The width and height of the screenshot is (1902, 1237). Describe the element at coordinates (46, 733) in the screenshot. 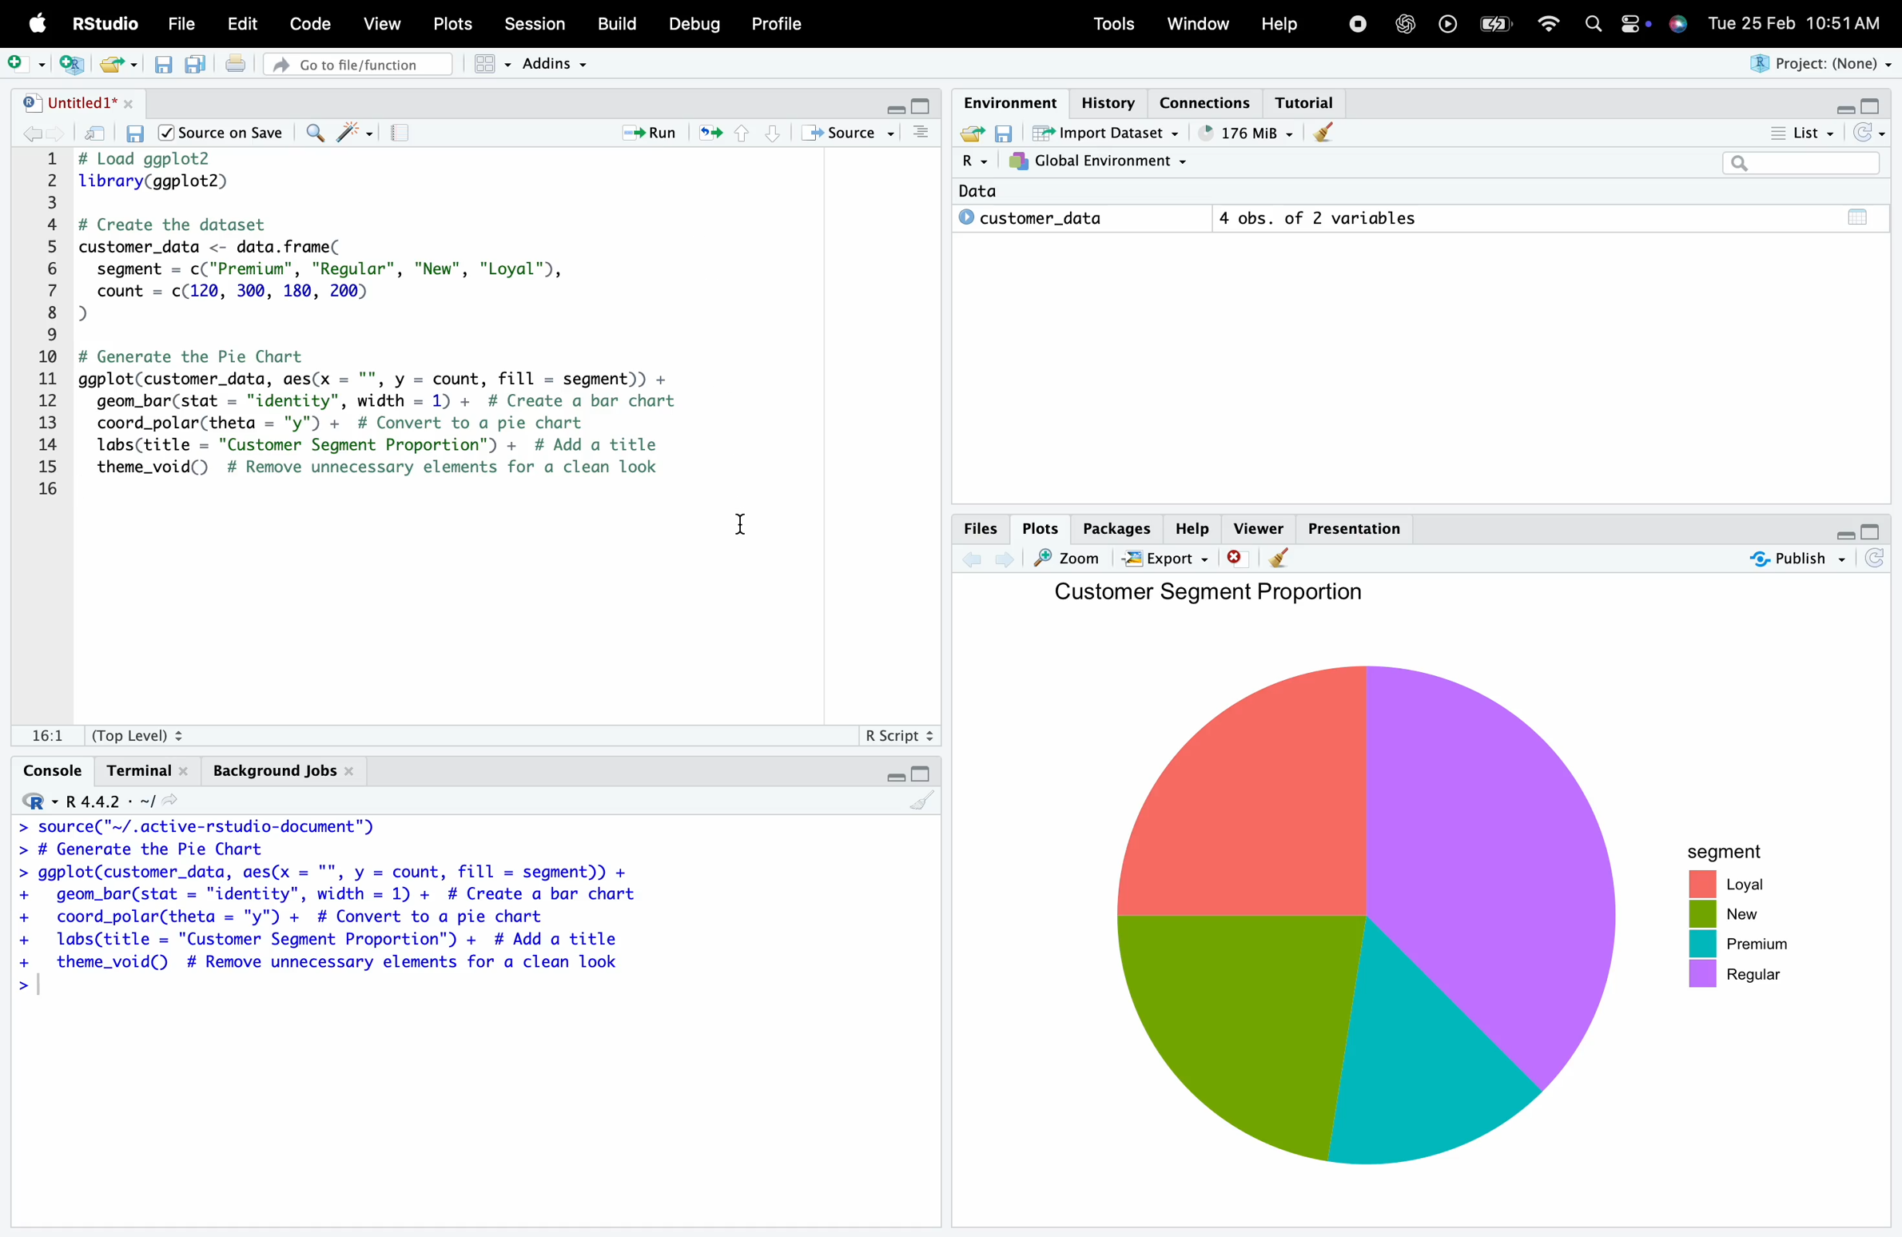

I see `1:1` at that location.